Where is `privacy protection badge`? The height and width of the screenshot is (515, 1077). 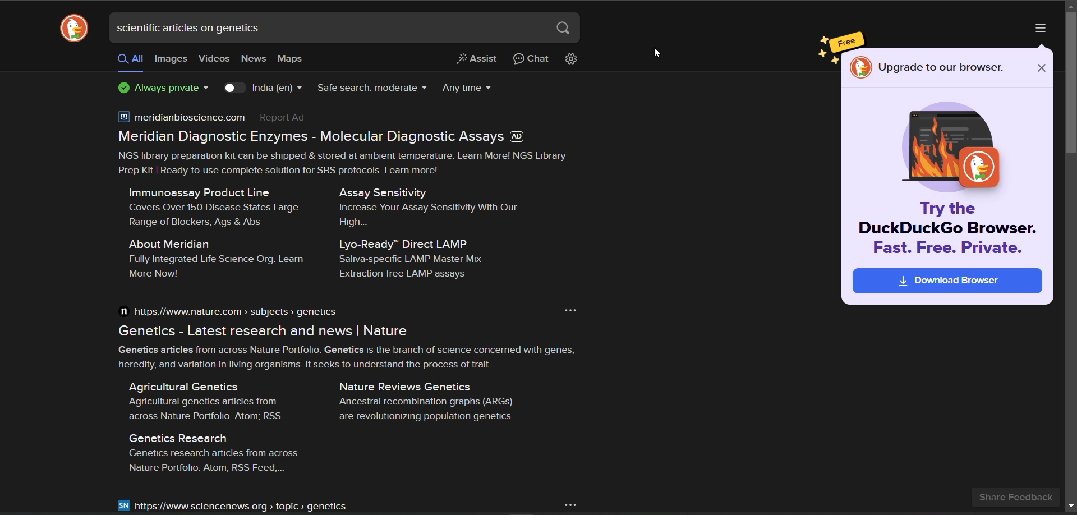 privacy protection badge is located at coordinates (164, 89).